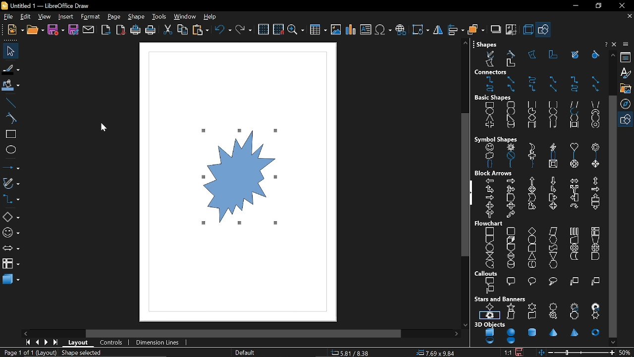 The height and width of the screenshot is (357, 634). What do you see at coordinates (48, 343) in the screenshot?
I see `next page` at bounding box center [48, 343].